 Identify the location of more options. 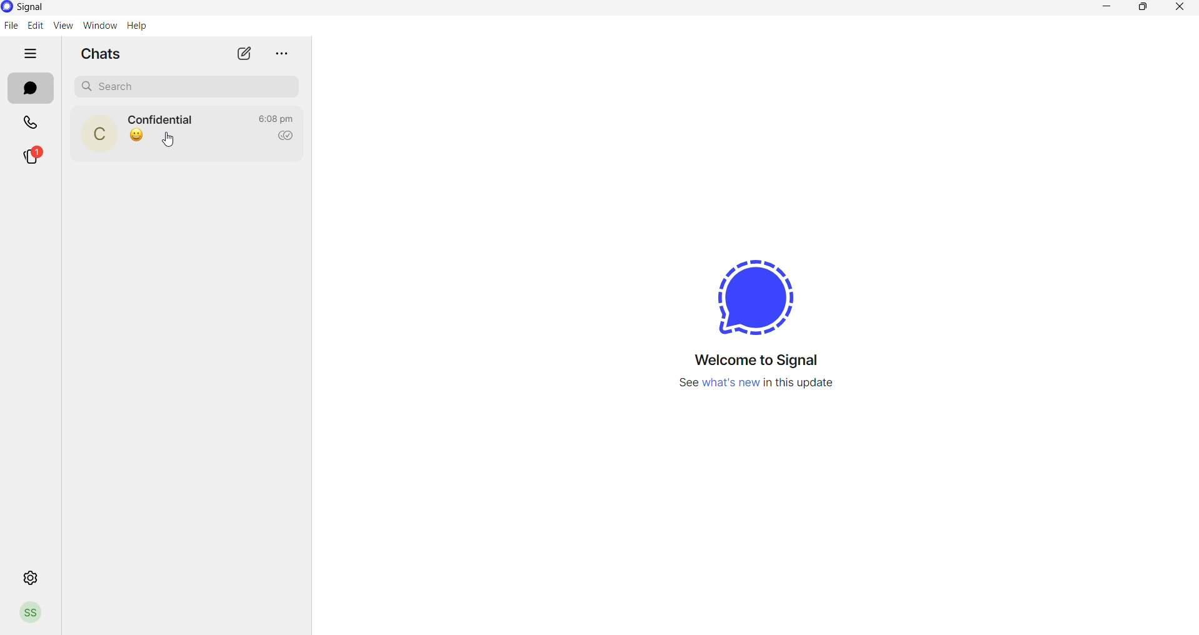
(284, 54).